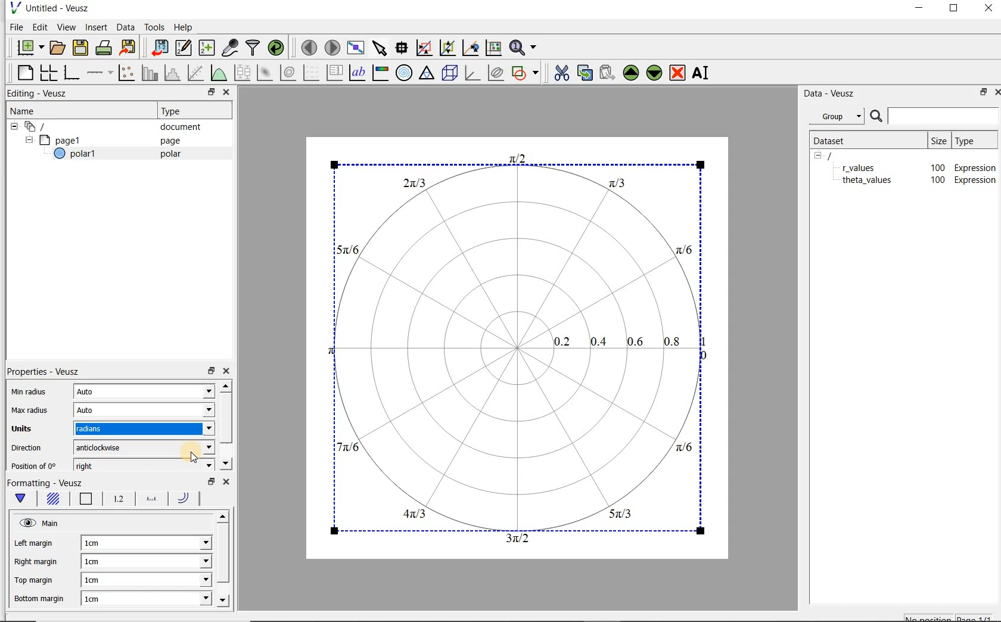  What do you see at coordinates (278, 48) in the screenshot?
I see `reload linked datasets` at bounding box center [278, 48].